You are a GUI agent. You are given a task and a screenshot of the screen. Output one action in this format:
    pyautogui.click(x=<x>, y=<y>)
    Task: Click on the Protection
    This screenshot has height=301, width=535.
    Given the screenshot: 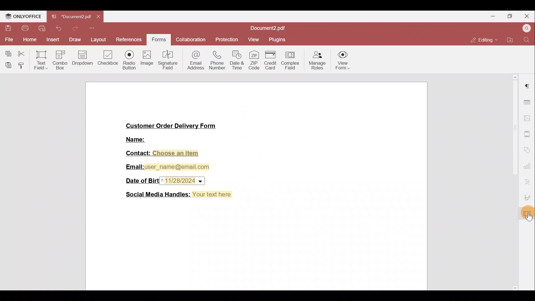 What is the action you would take?
    pyautogui.click(x=228, y=40)
    